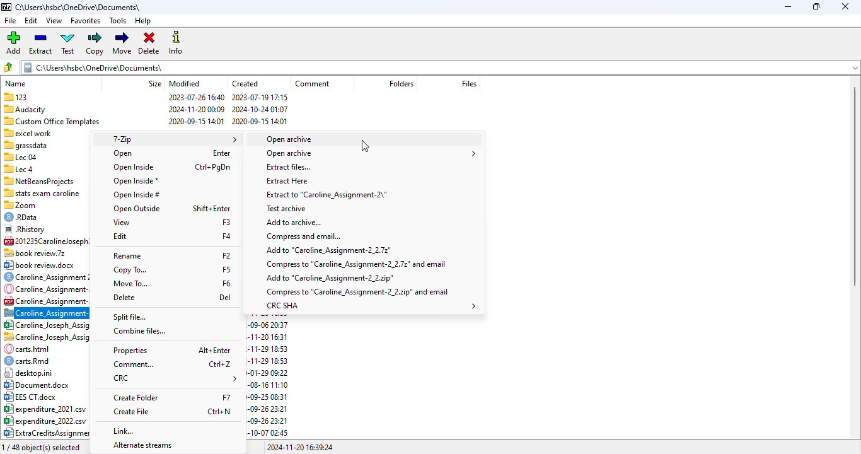  Describe the element at coordinates (78, 7) in the screenshot. I see `folder` at that location.